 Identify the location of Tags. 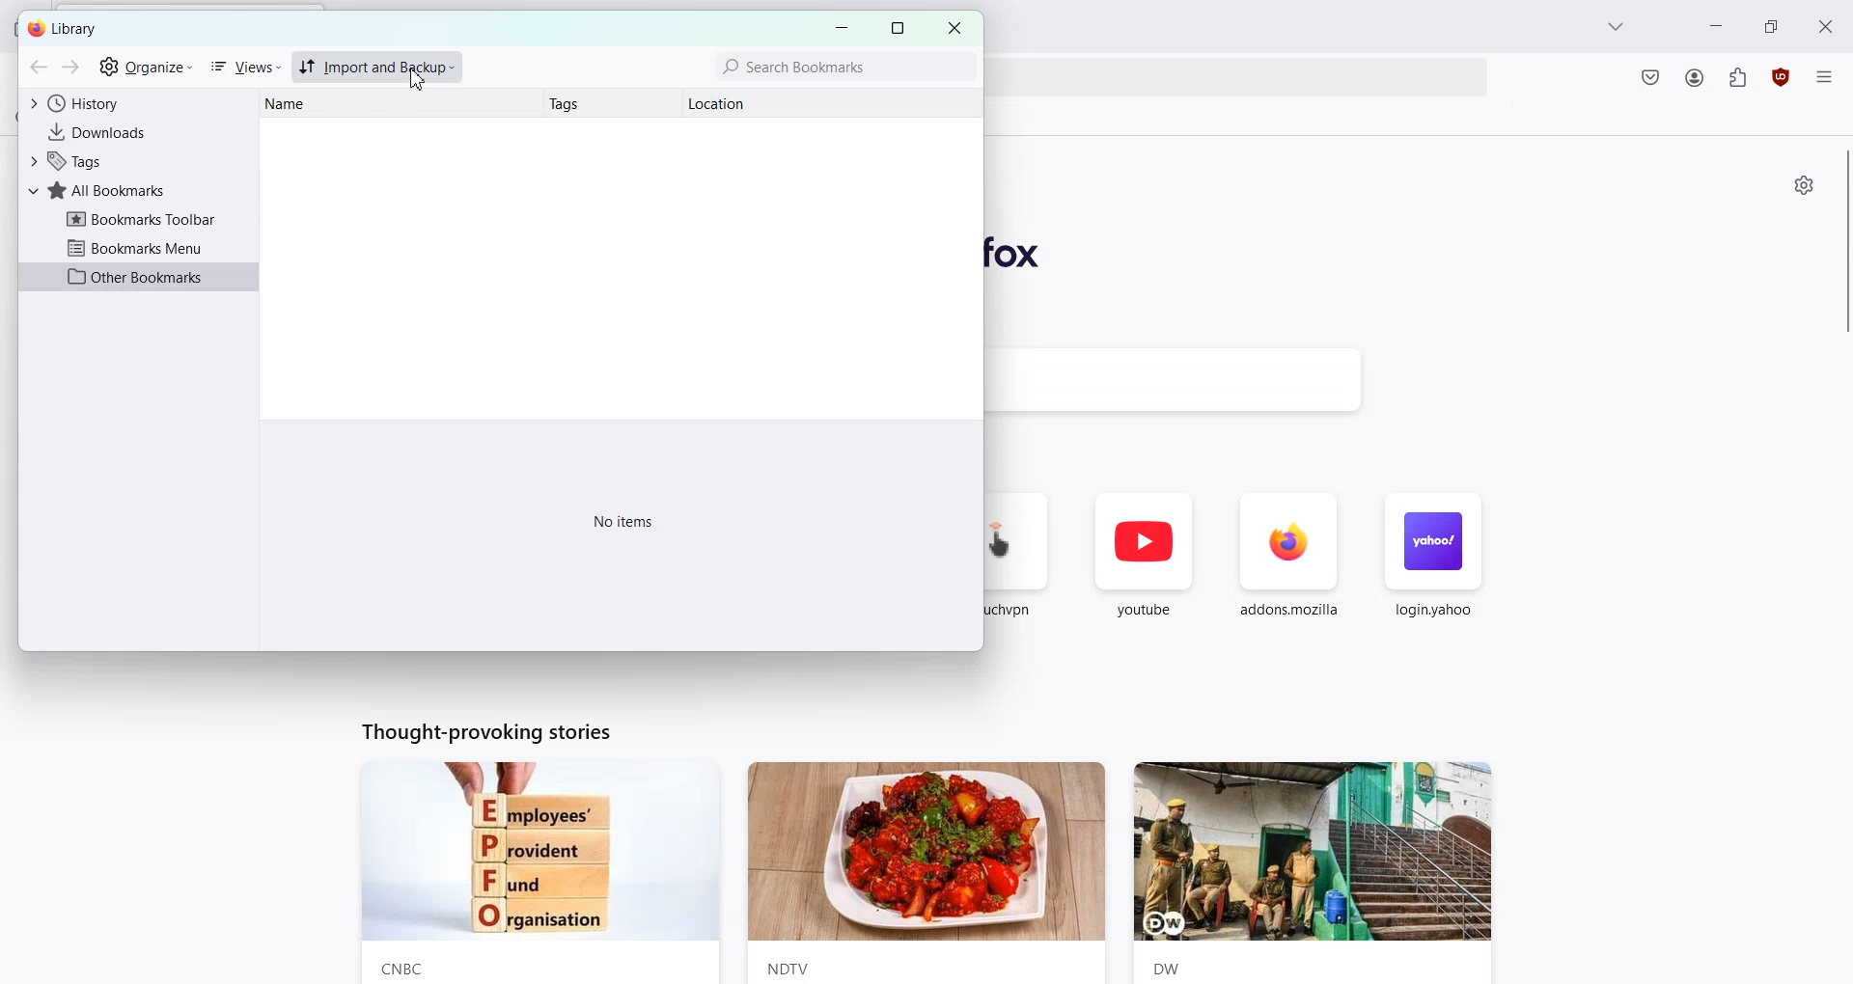
(595, 103).